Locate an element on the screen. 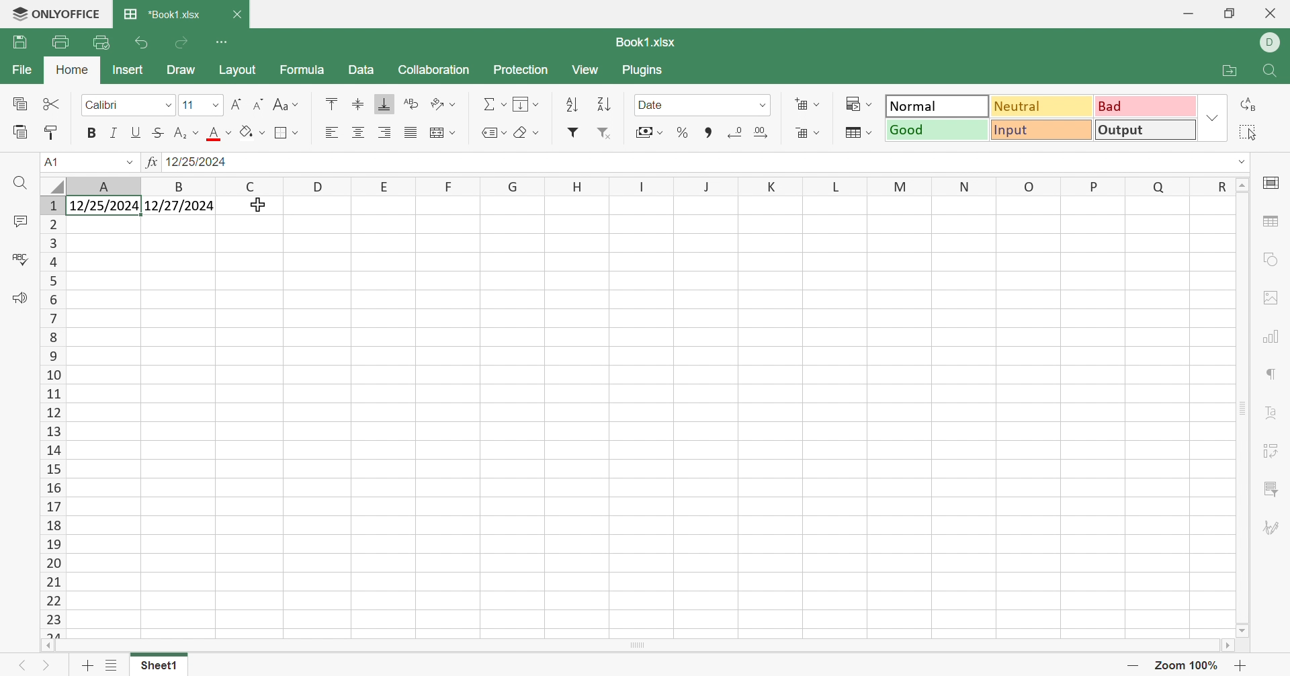  Zoom Out is located at coordinates (1135, 665).